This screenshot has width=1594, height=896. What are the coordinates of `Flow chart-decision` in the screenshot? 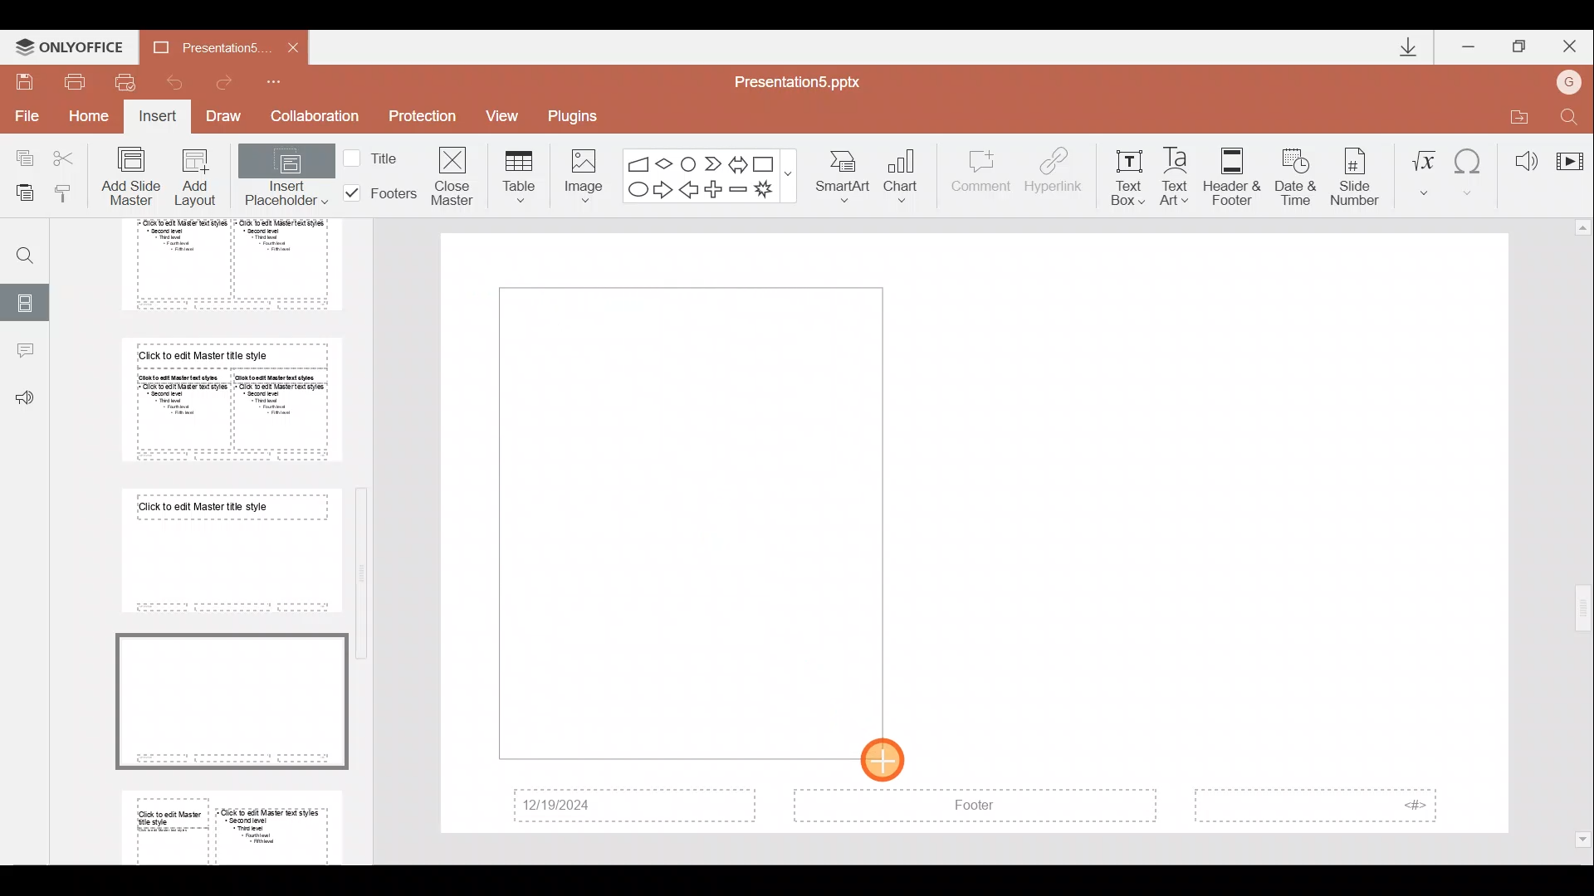 It's located at (667, 163).